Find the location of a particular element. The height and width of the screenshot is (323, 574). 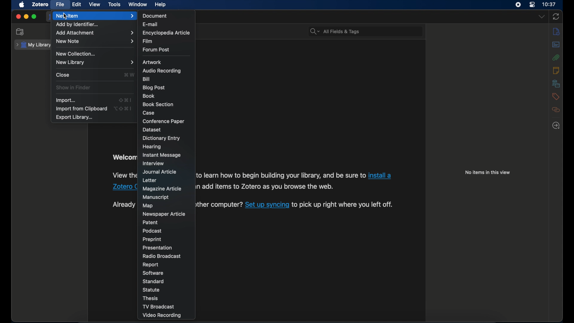

minimize is located at coordinates (26, 17).